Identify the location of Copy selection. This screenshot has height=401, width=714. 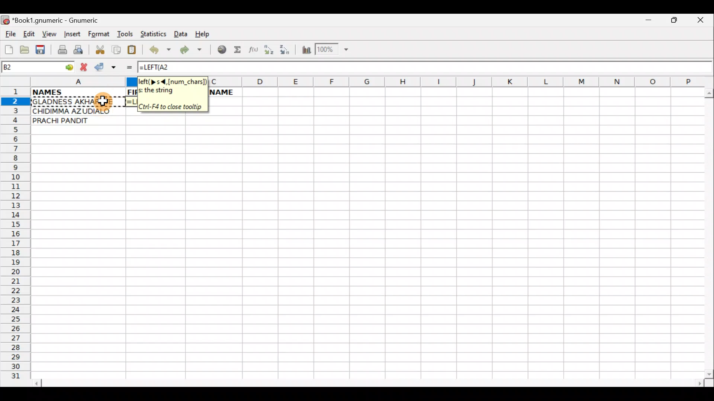
(117, 49).